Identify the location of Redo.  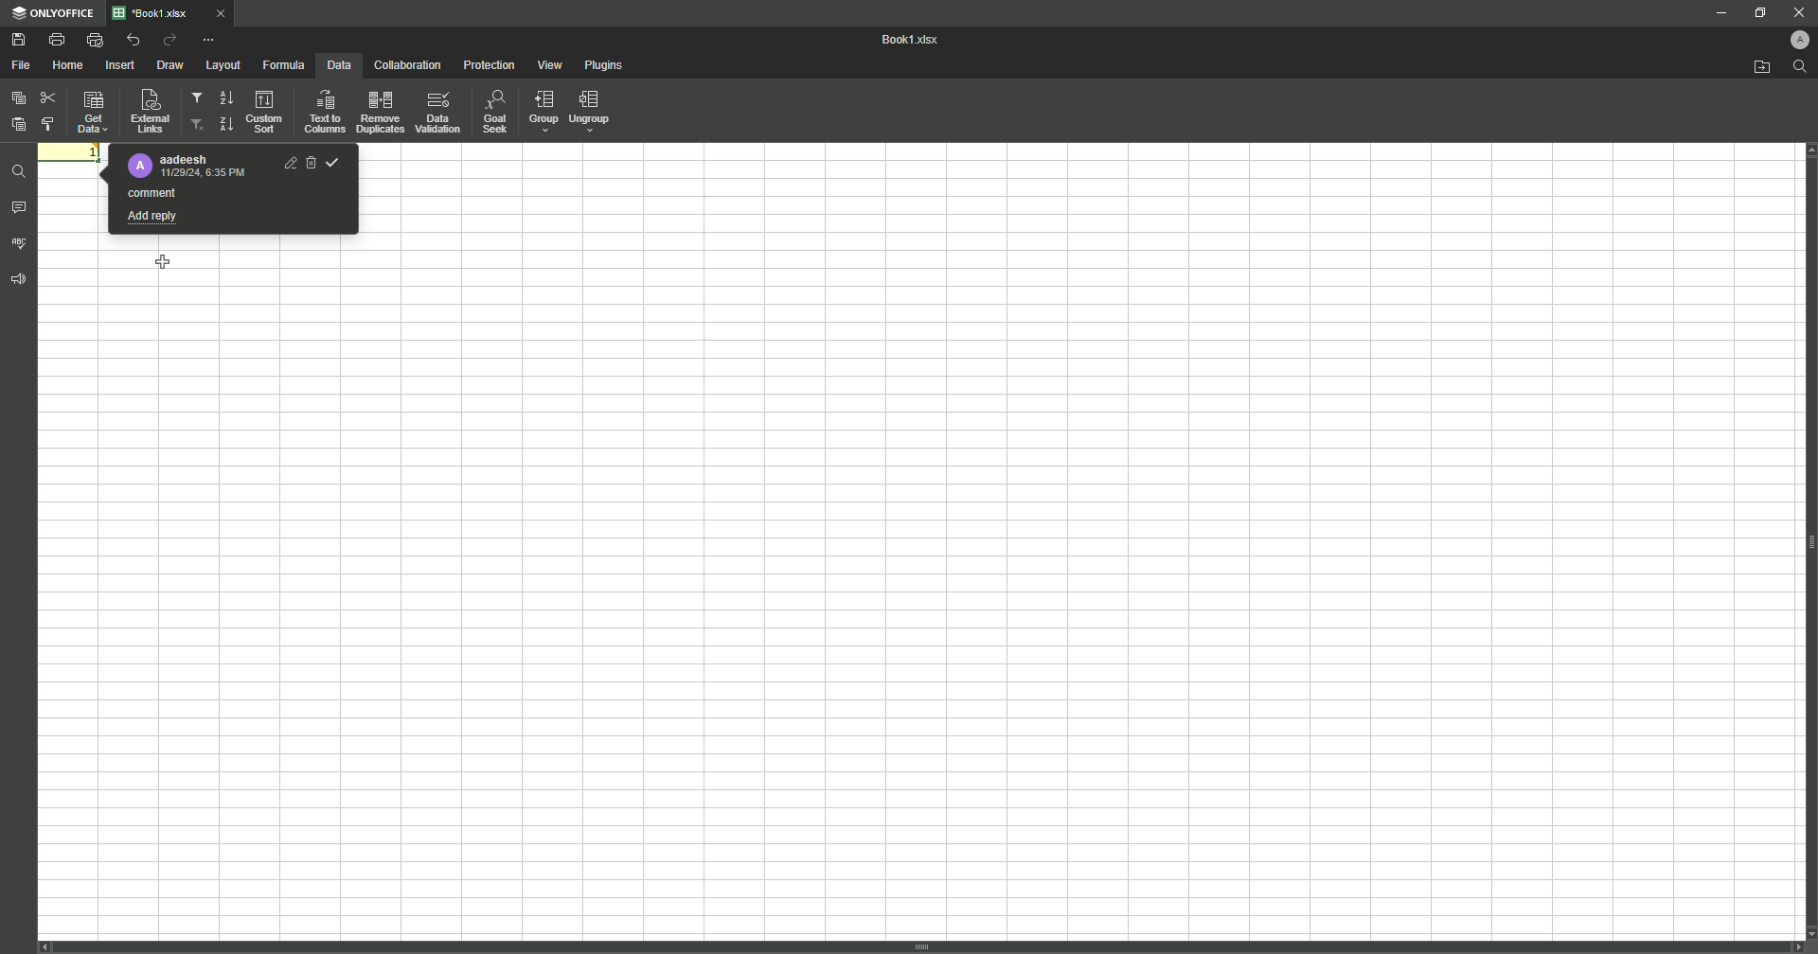
(169, 41).